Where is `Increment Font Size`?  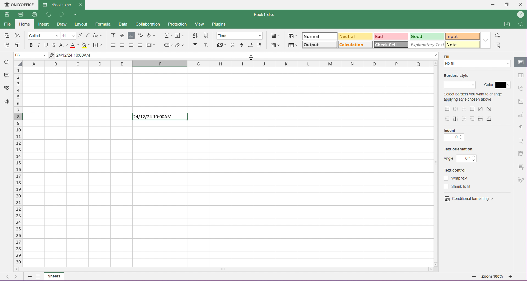 Increment Font Size is located at coordinates (80, 34).